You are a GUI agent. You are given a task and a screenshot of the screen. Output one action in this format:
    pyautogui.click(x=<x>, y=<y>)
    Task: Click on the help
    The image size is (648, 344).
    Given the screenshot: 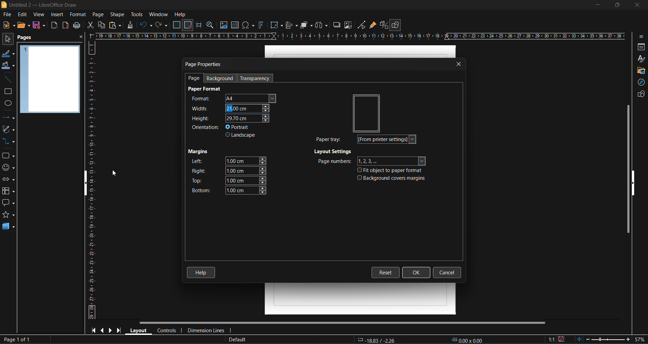 What is the action you would take?
    pyautogui.click(x=180, y=14)
    